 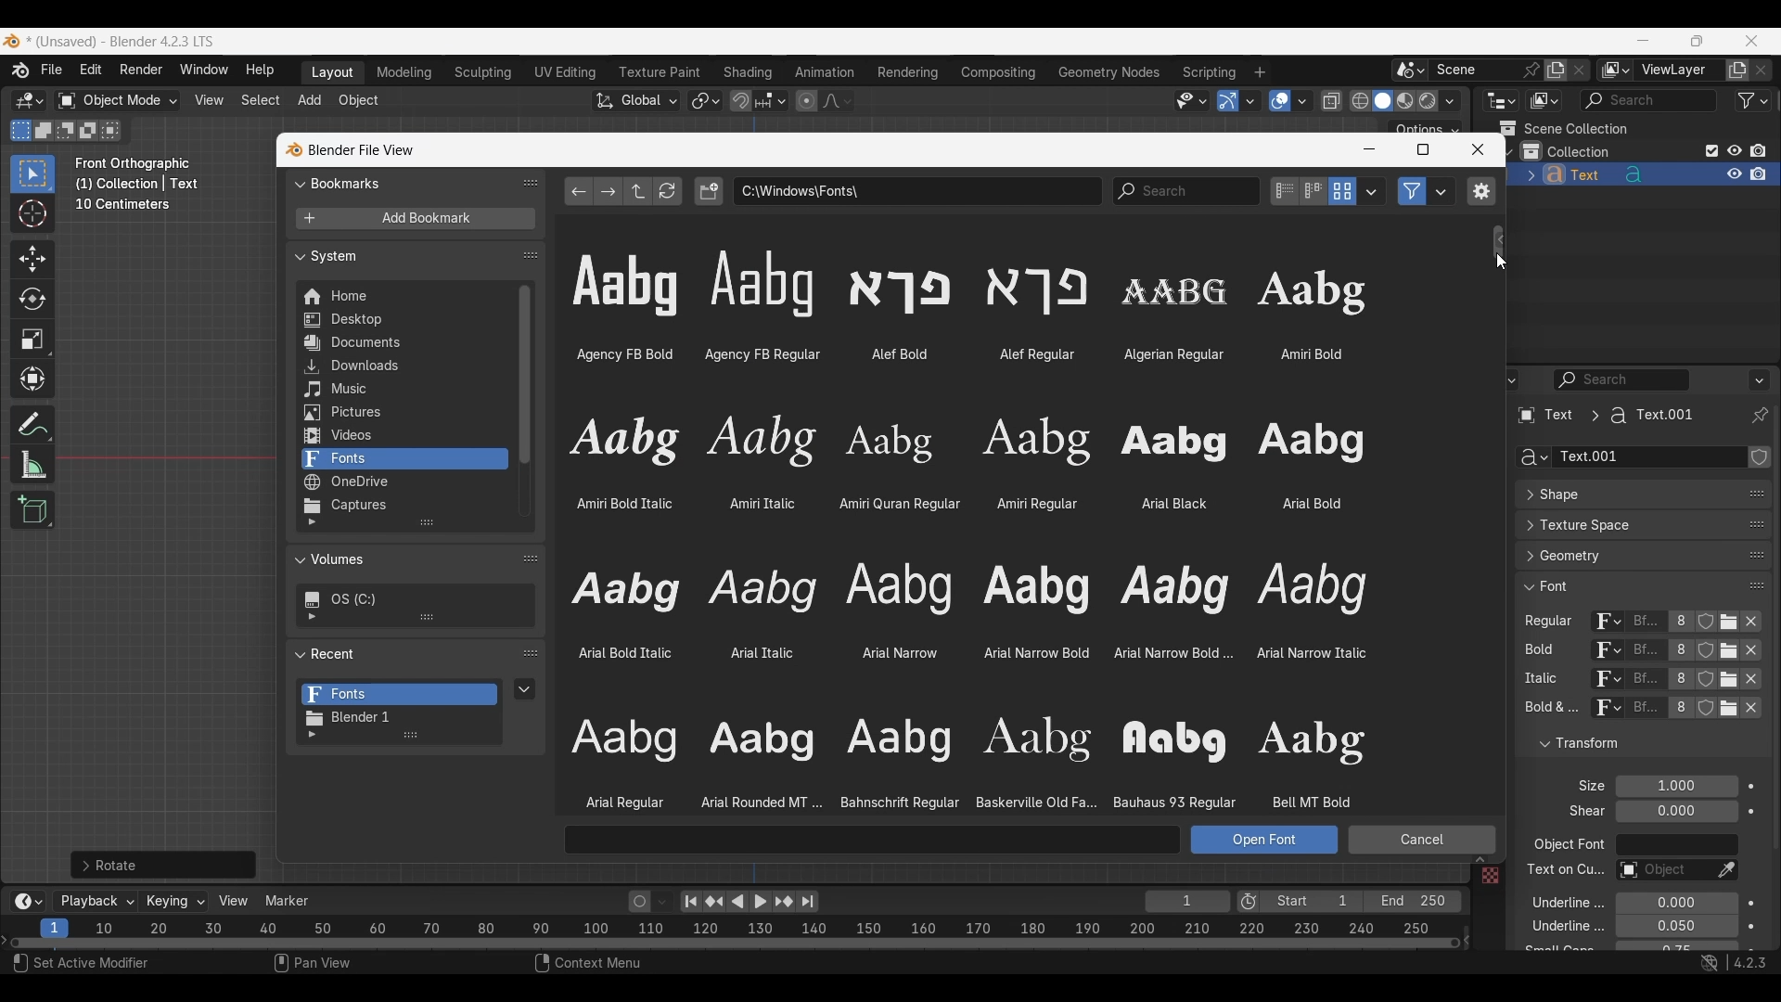 I want to click on Viewport shading, rendered, so click(x=1427, y=100).